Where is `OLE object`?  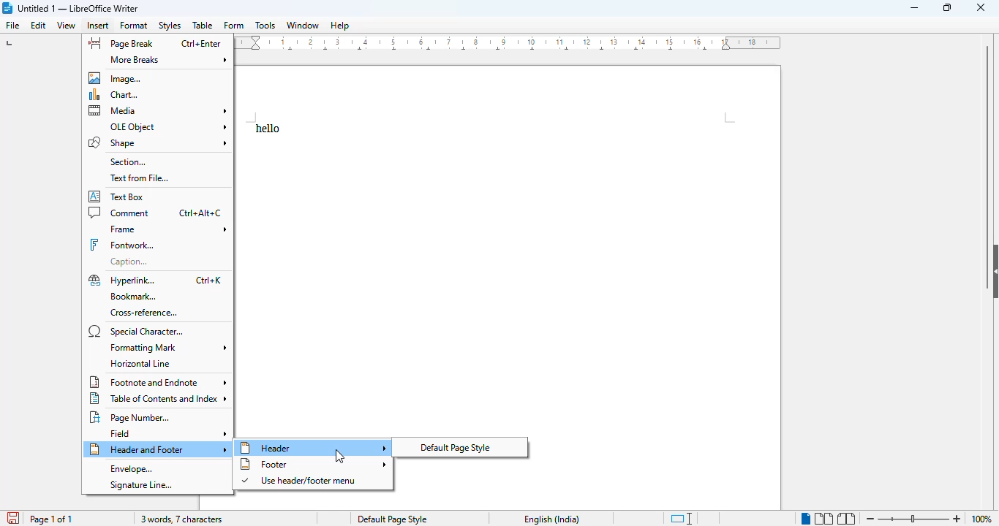
OLE object is located at coordinates (167, 126).